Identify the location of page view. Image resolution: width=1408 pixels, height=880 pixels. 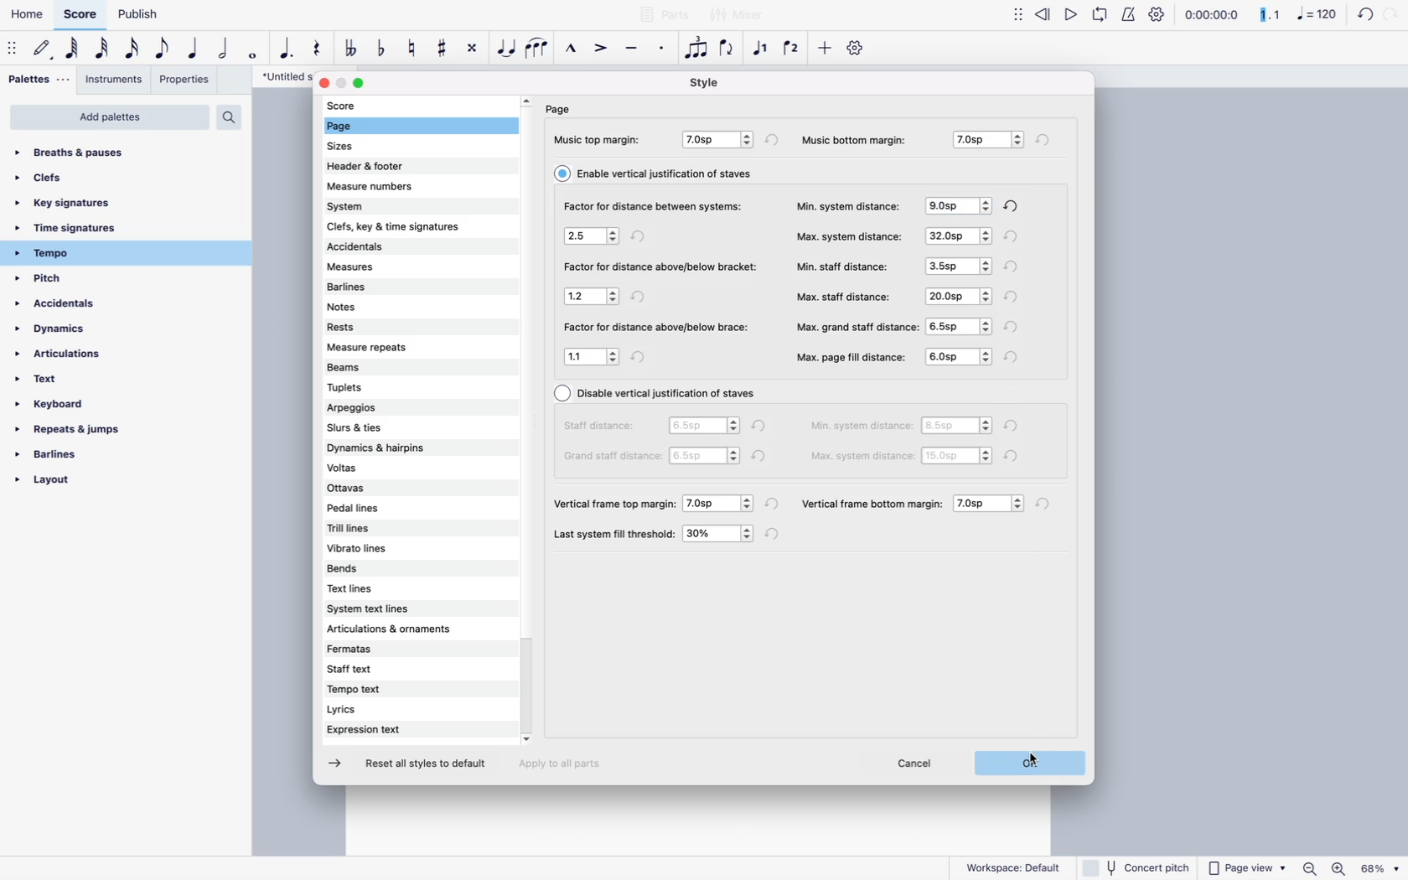
(1246, 867).